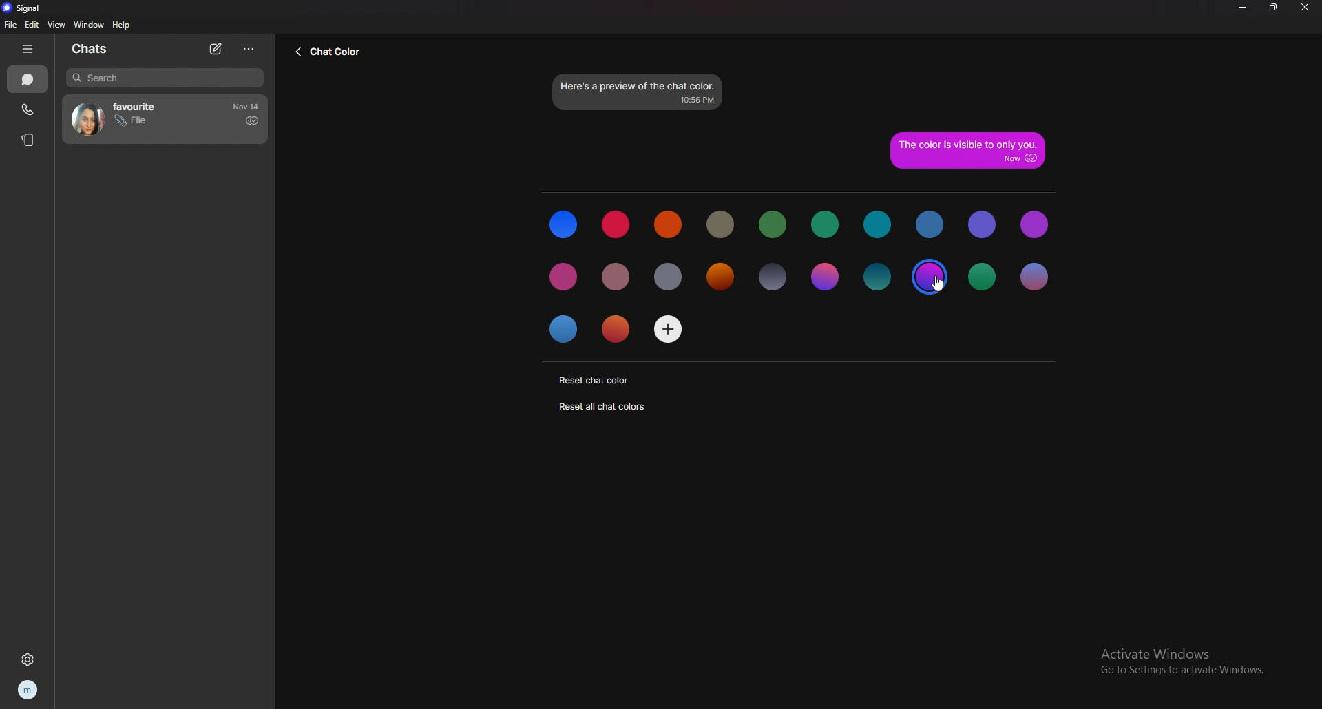 The width and height of the screenshot is (1322, 709). I want to click on stories, so click(29, 138).